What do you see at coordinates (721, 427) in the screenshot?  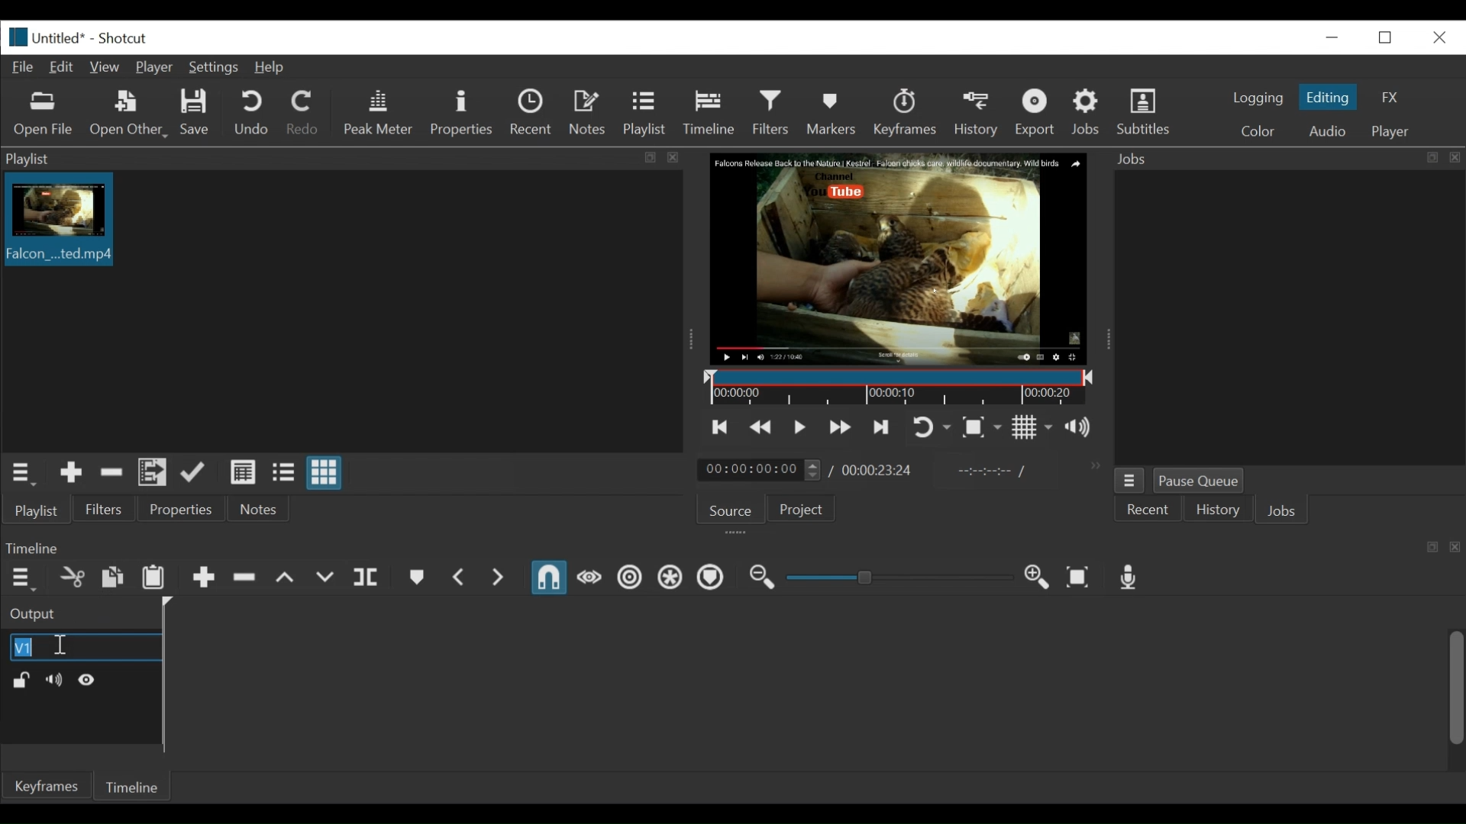 I see `Skip to the previous point` at bounding box center [721, 427].